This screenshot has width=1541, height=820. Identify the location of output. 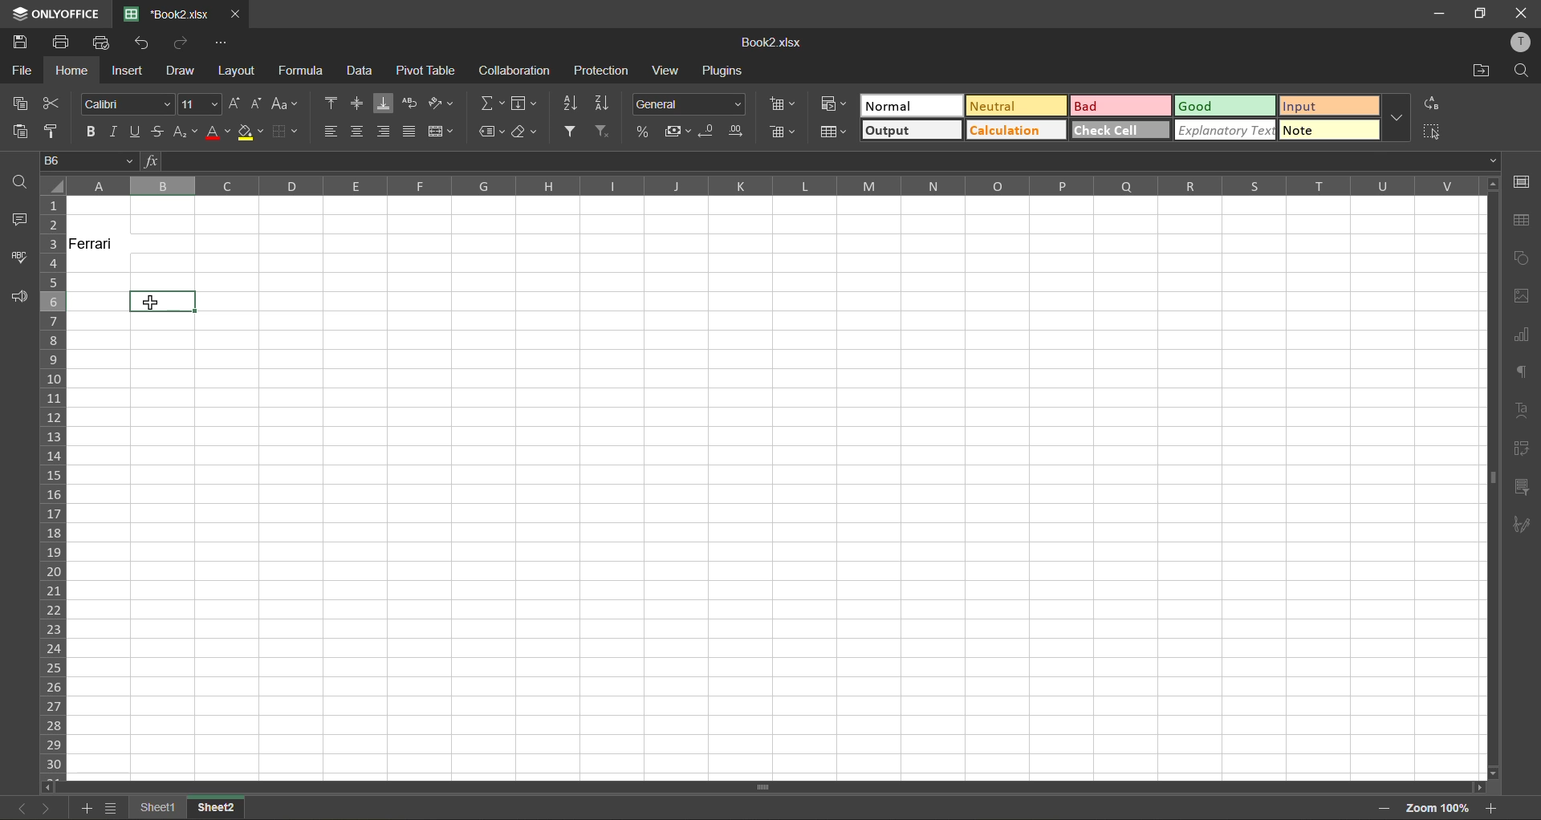
(912, 130).